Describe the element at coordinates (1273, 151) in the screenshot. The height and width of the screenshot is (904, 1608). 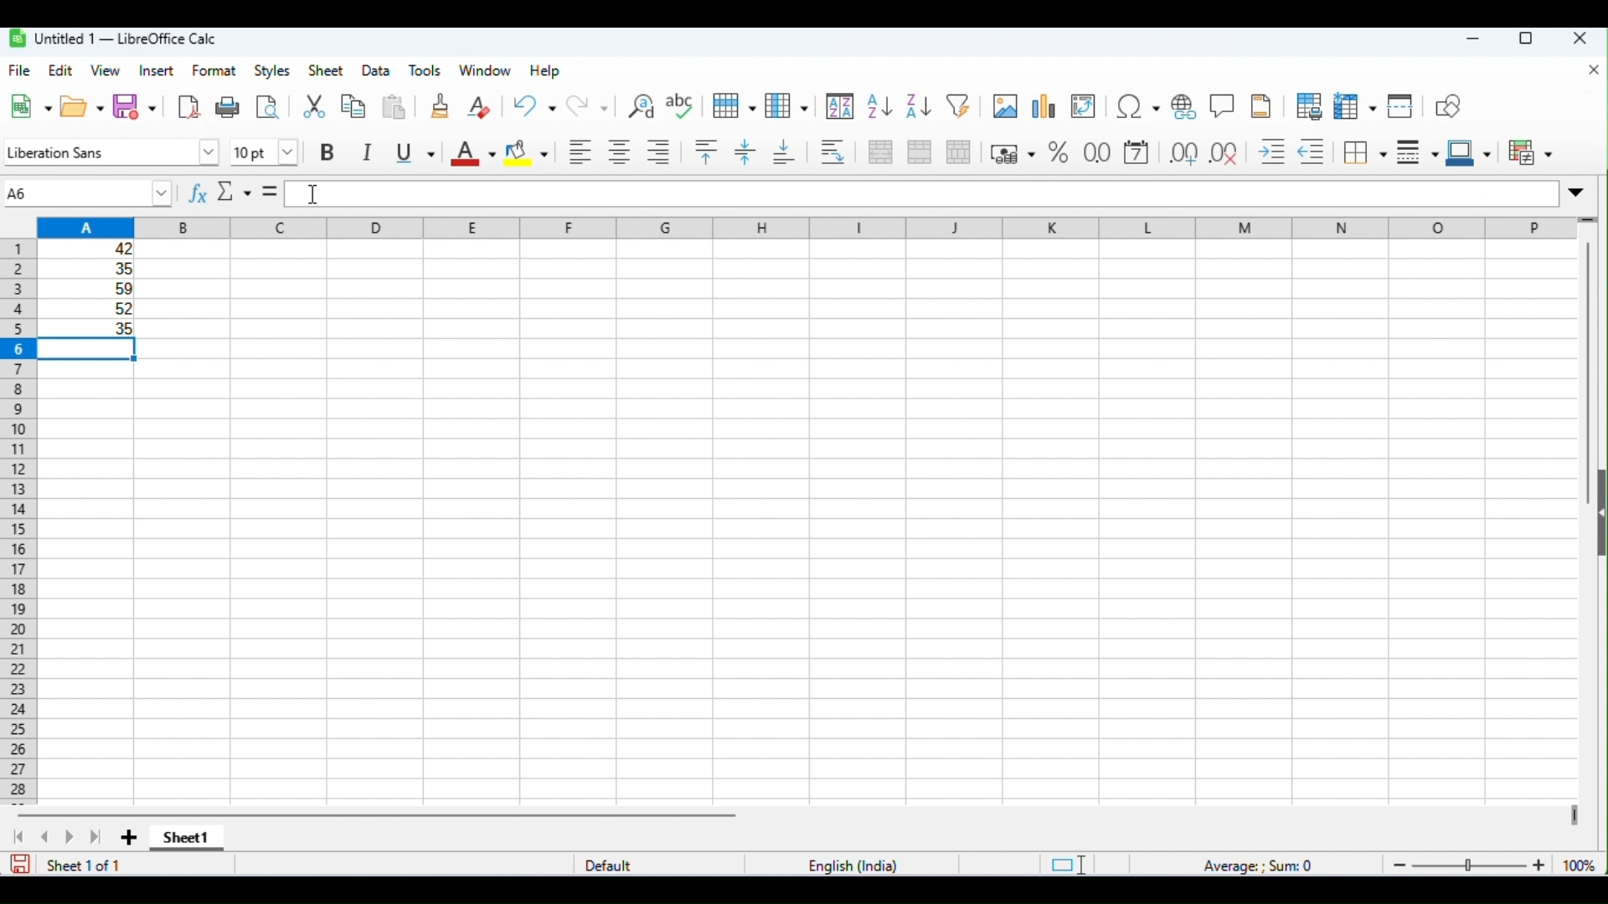
I see `increase indent` at that location.